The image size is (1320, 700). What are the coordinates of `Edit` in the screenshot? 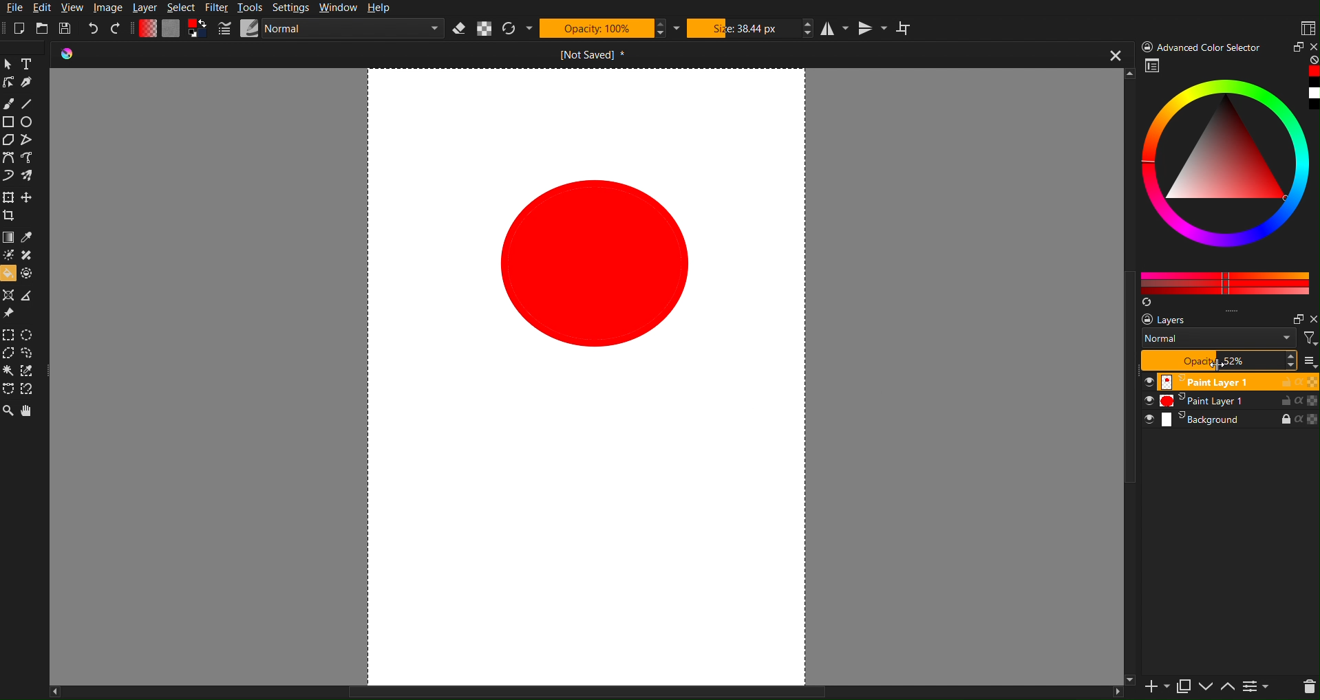 It's located at (43, 9).